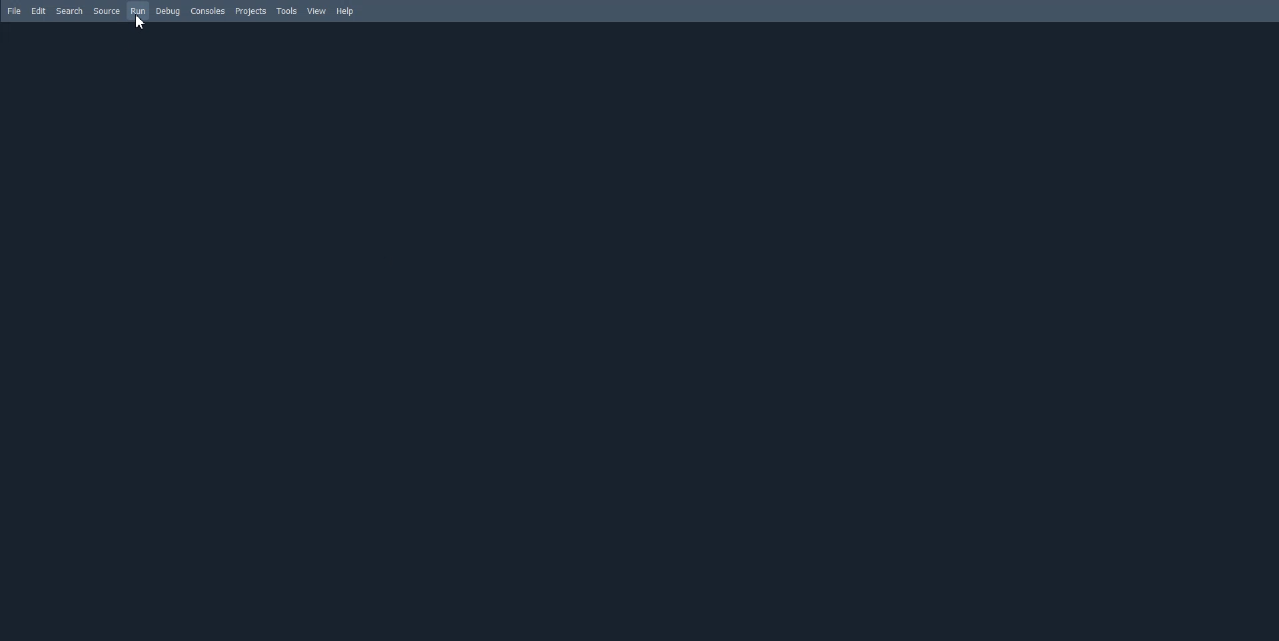 The height and width of the screenshot is (641, 1279). I want to click on Help, so click(345, 11).